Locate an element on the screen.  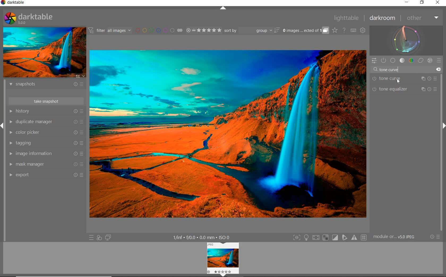
RESET OR PRESETS & PREFERENCES is located at coordinates (435, 237).